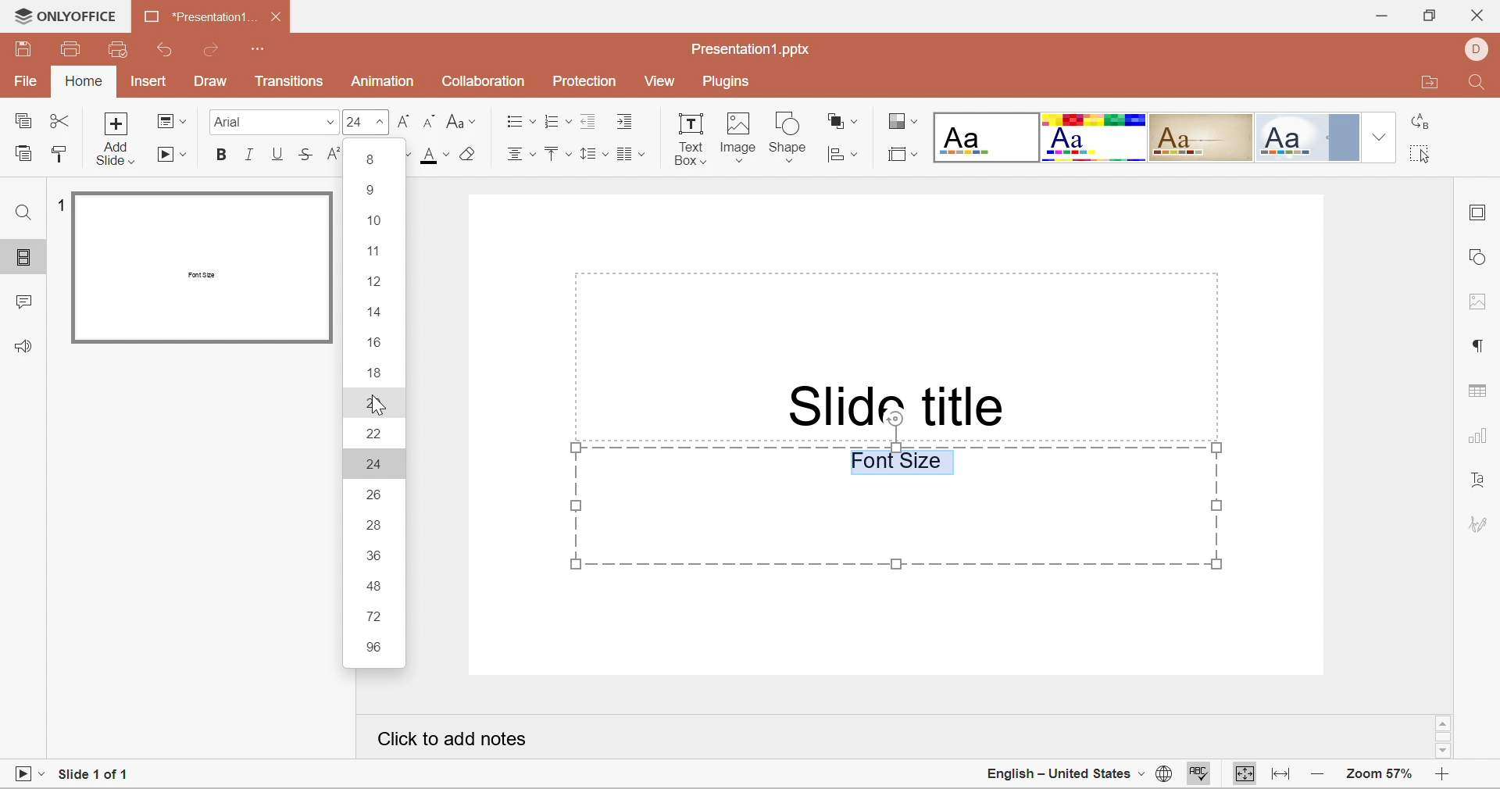 The height and width of the screenshot is (789, 1500). Describe the element at coordinates (1380, 15) in the screenshot. I see `Minimize` at that location.